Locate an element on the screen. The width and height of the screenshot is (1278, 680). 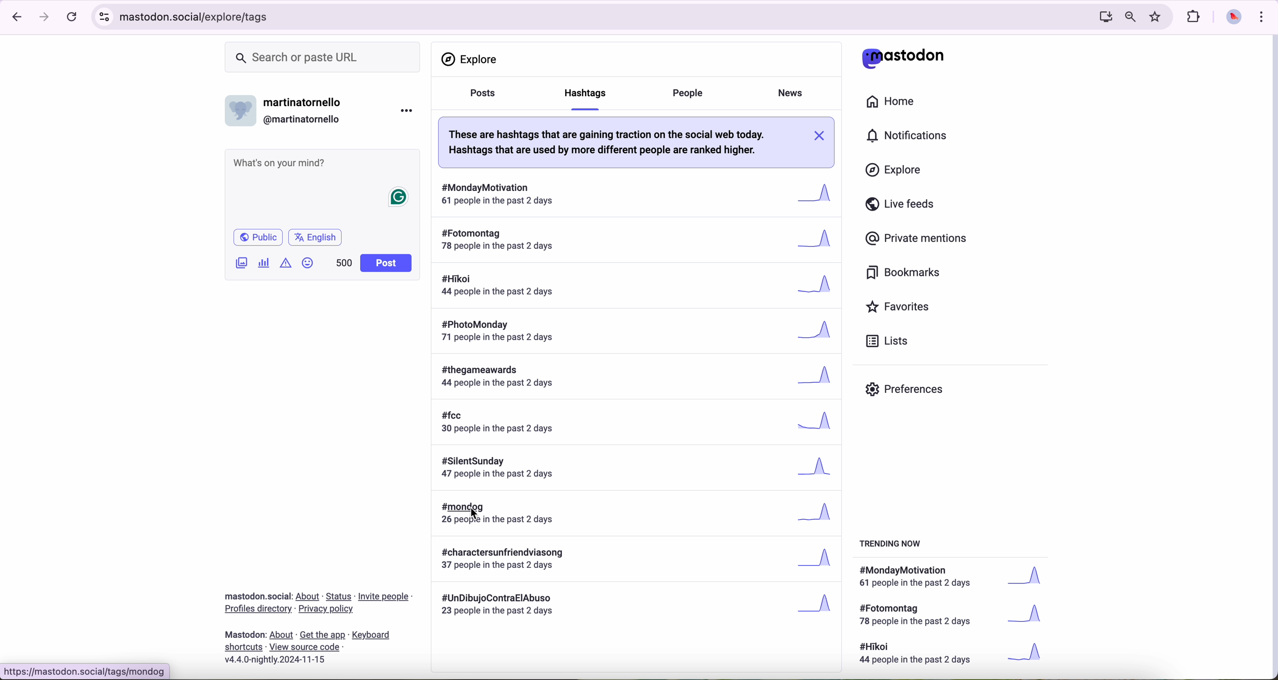
explore is located at coordinates (895, 171).